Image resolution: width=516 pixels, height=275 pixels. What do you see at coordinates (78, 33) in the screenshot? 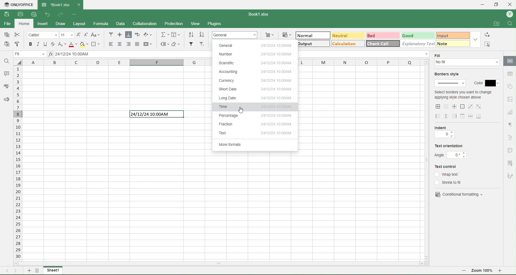
I see `Increment Font Size` at bounding box center [78, 33].